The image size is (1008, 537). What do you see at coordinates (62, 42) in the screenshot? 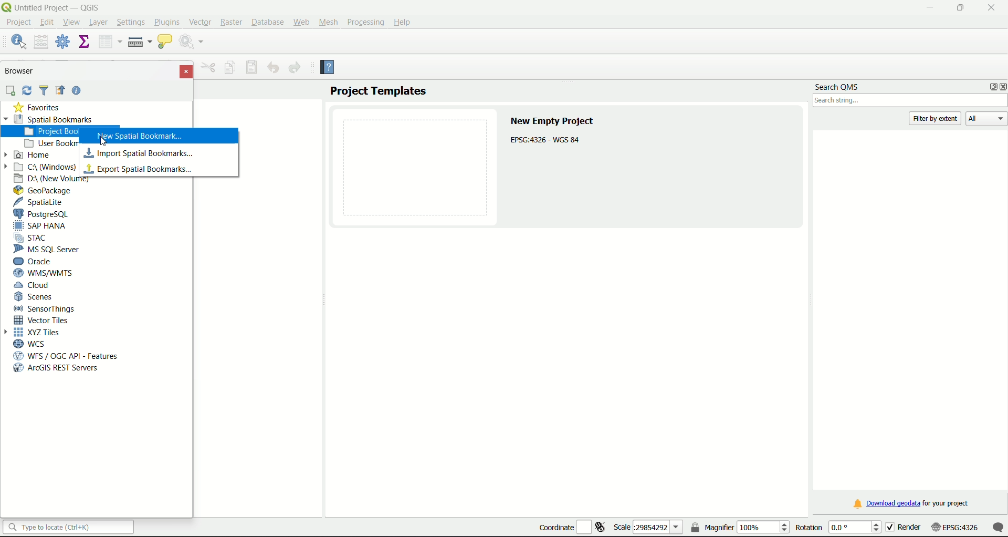
I see `toolbox` at bounding box center [62, 42].